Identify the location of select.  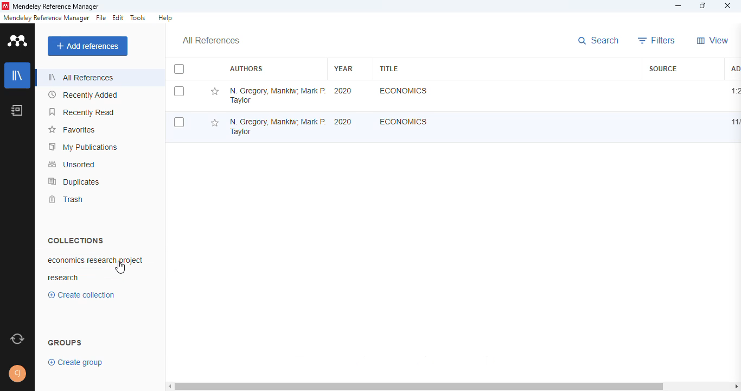
(179, 70).